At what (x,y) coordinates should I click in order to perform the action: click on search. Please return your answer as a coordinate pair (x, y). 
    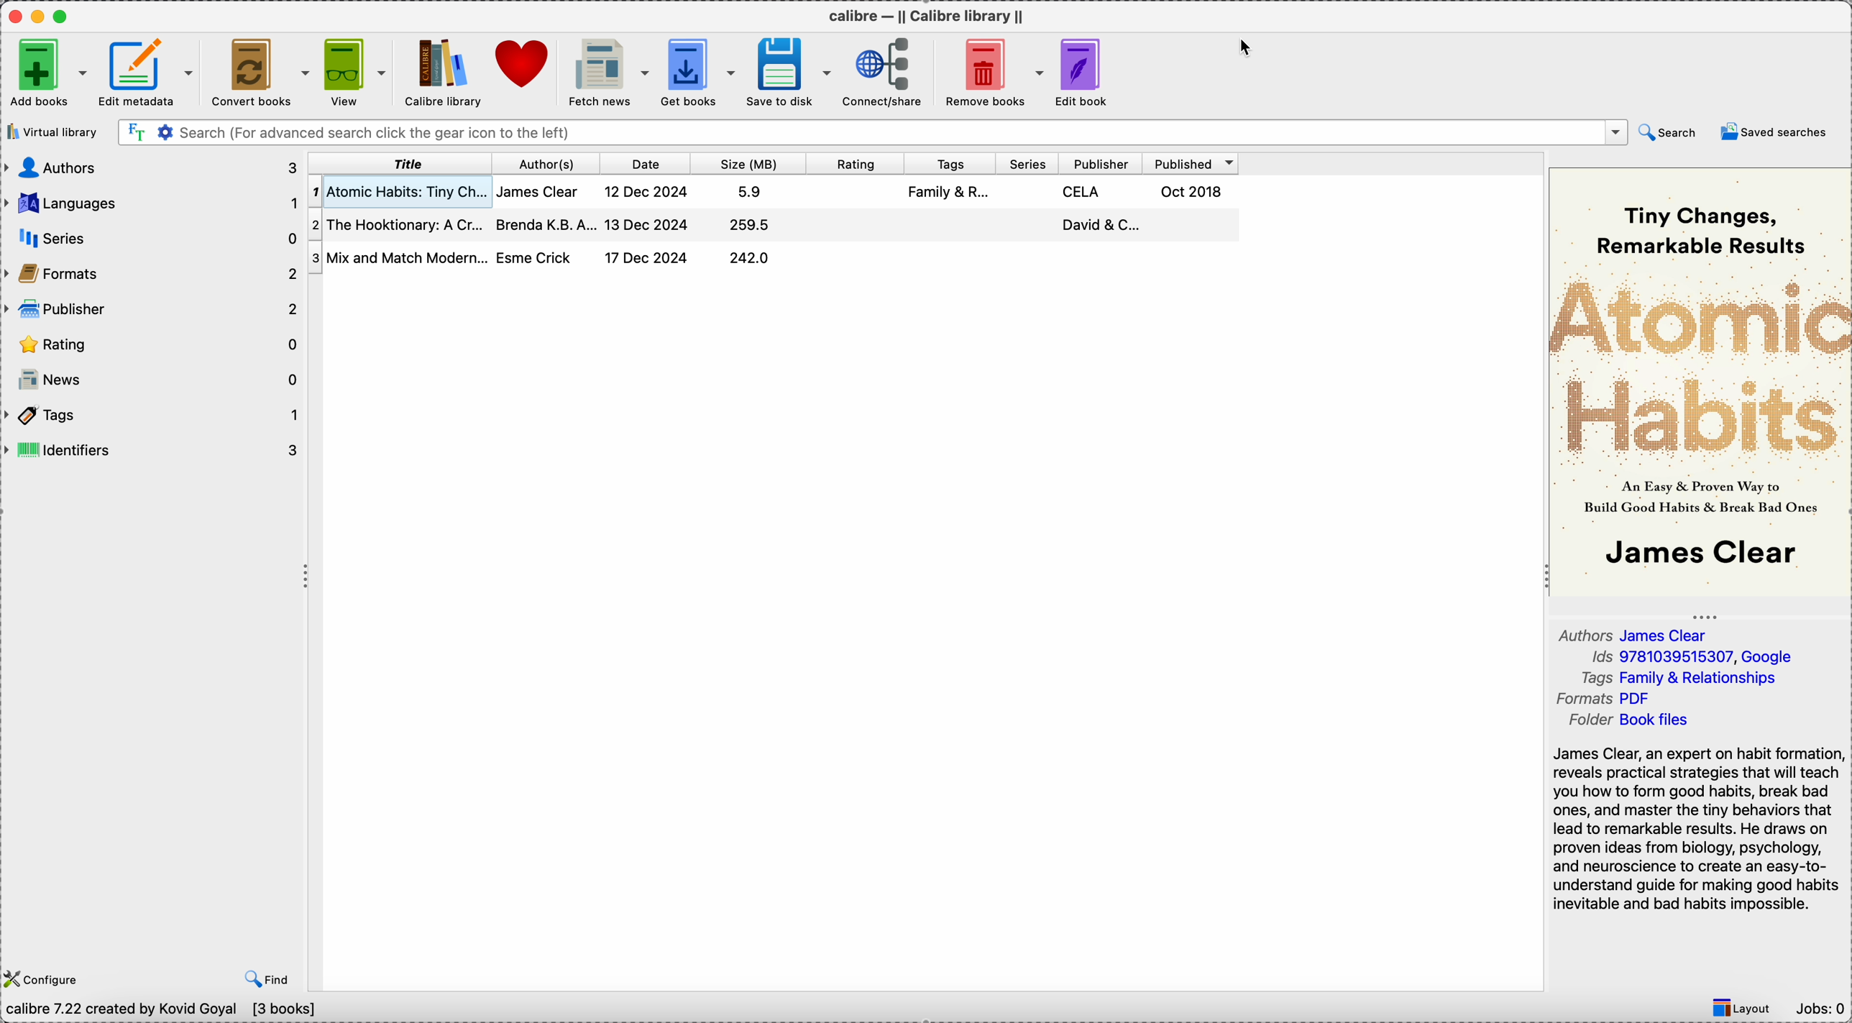
    Looking at the image, I should click on (1670, 132).